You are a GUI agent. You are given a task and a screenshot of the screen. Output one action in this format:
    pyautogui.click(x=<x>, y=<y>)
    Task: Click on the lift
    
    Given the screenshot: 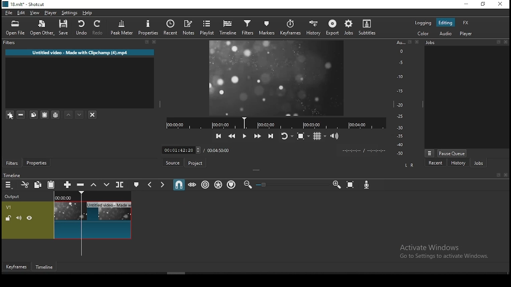 What is the action you would take?
    pyautogui.click(x=94, y=184)
    